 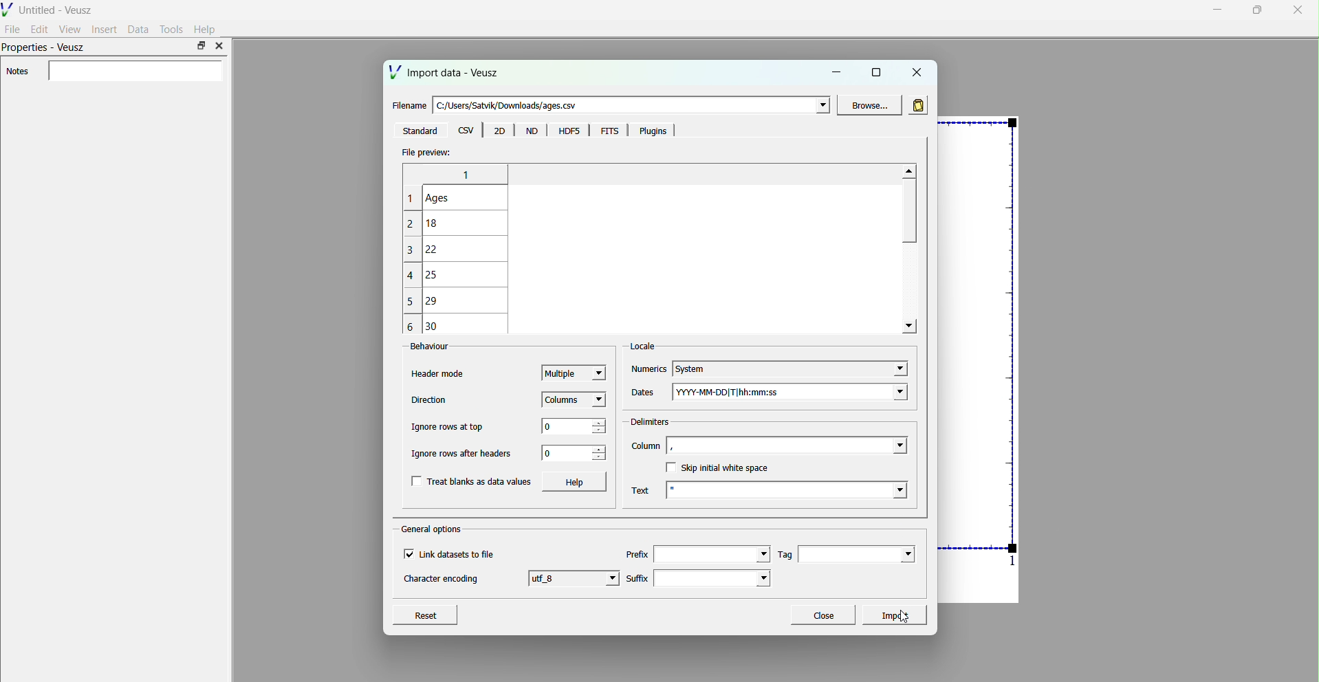 I want to click on Ignore rows after headers, so click(x=464, y=454).